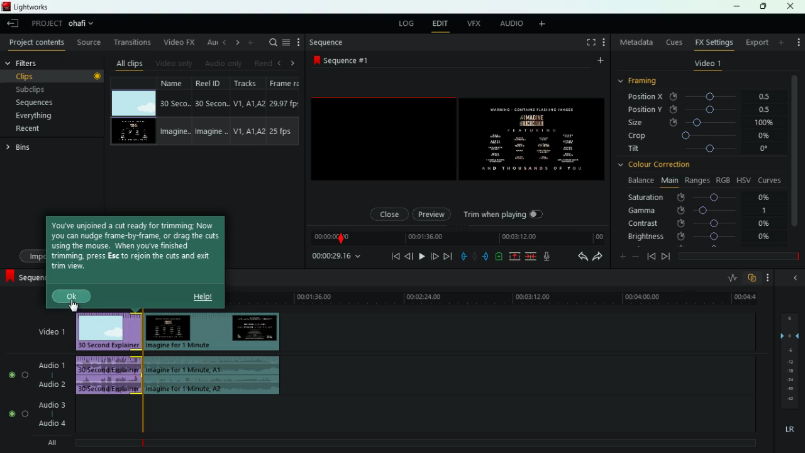  I want to click on preview, so click(431, 213).